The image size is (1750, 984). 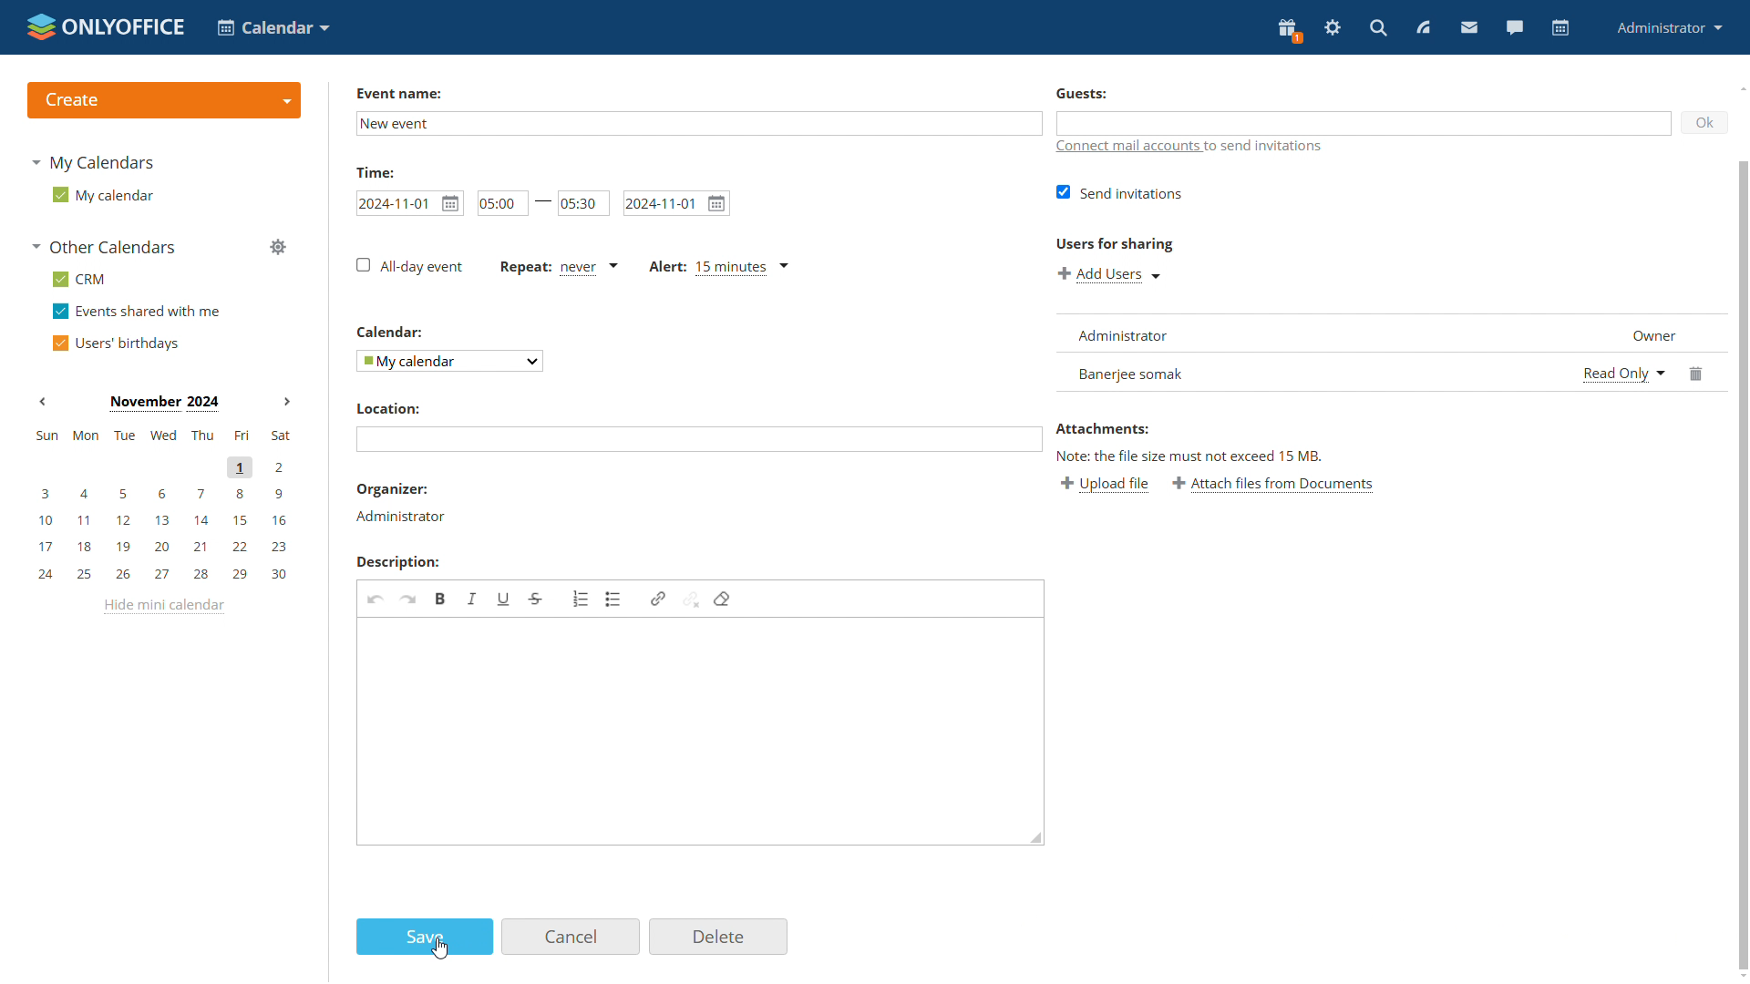 I want to click on my calendars, so click(x=95, y=162).